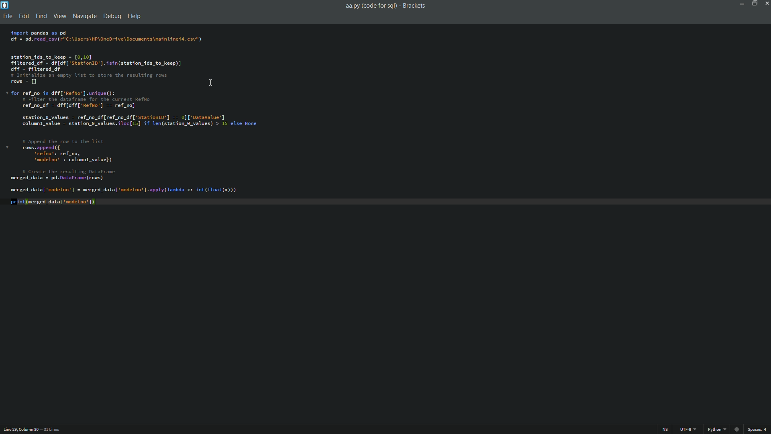 The image size is (771, 434). I want to click on navigate menu, so click(85, 16).